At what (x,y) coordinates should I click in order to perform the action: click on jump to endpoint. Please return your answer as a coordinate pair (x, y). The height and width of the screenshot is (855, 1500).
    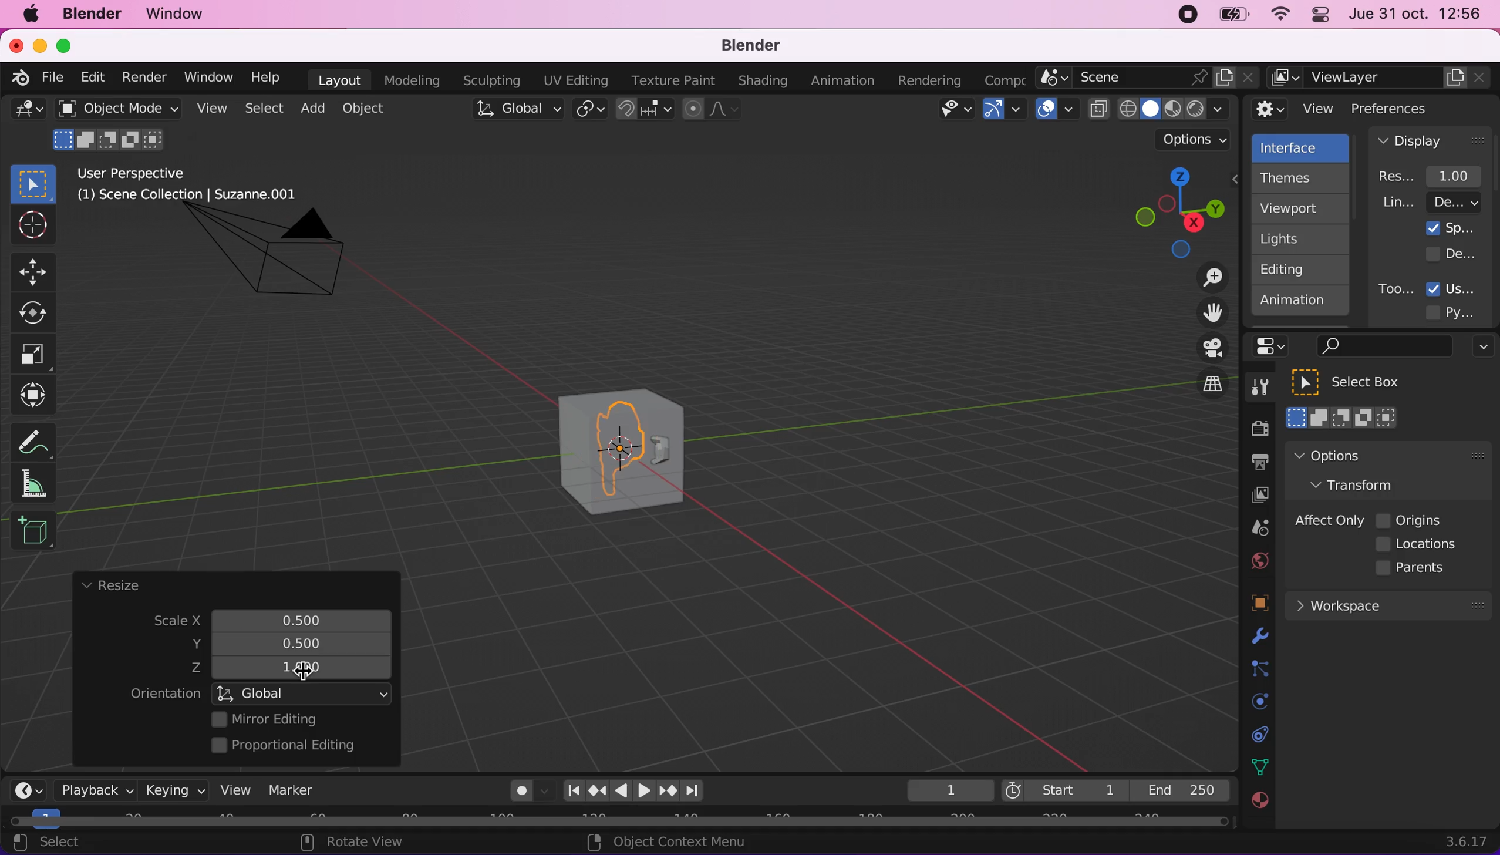
    Looking at the image, I should click on (699, 791).